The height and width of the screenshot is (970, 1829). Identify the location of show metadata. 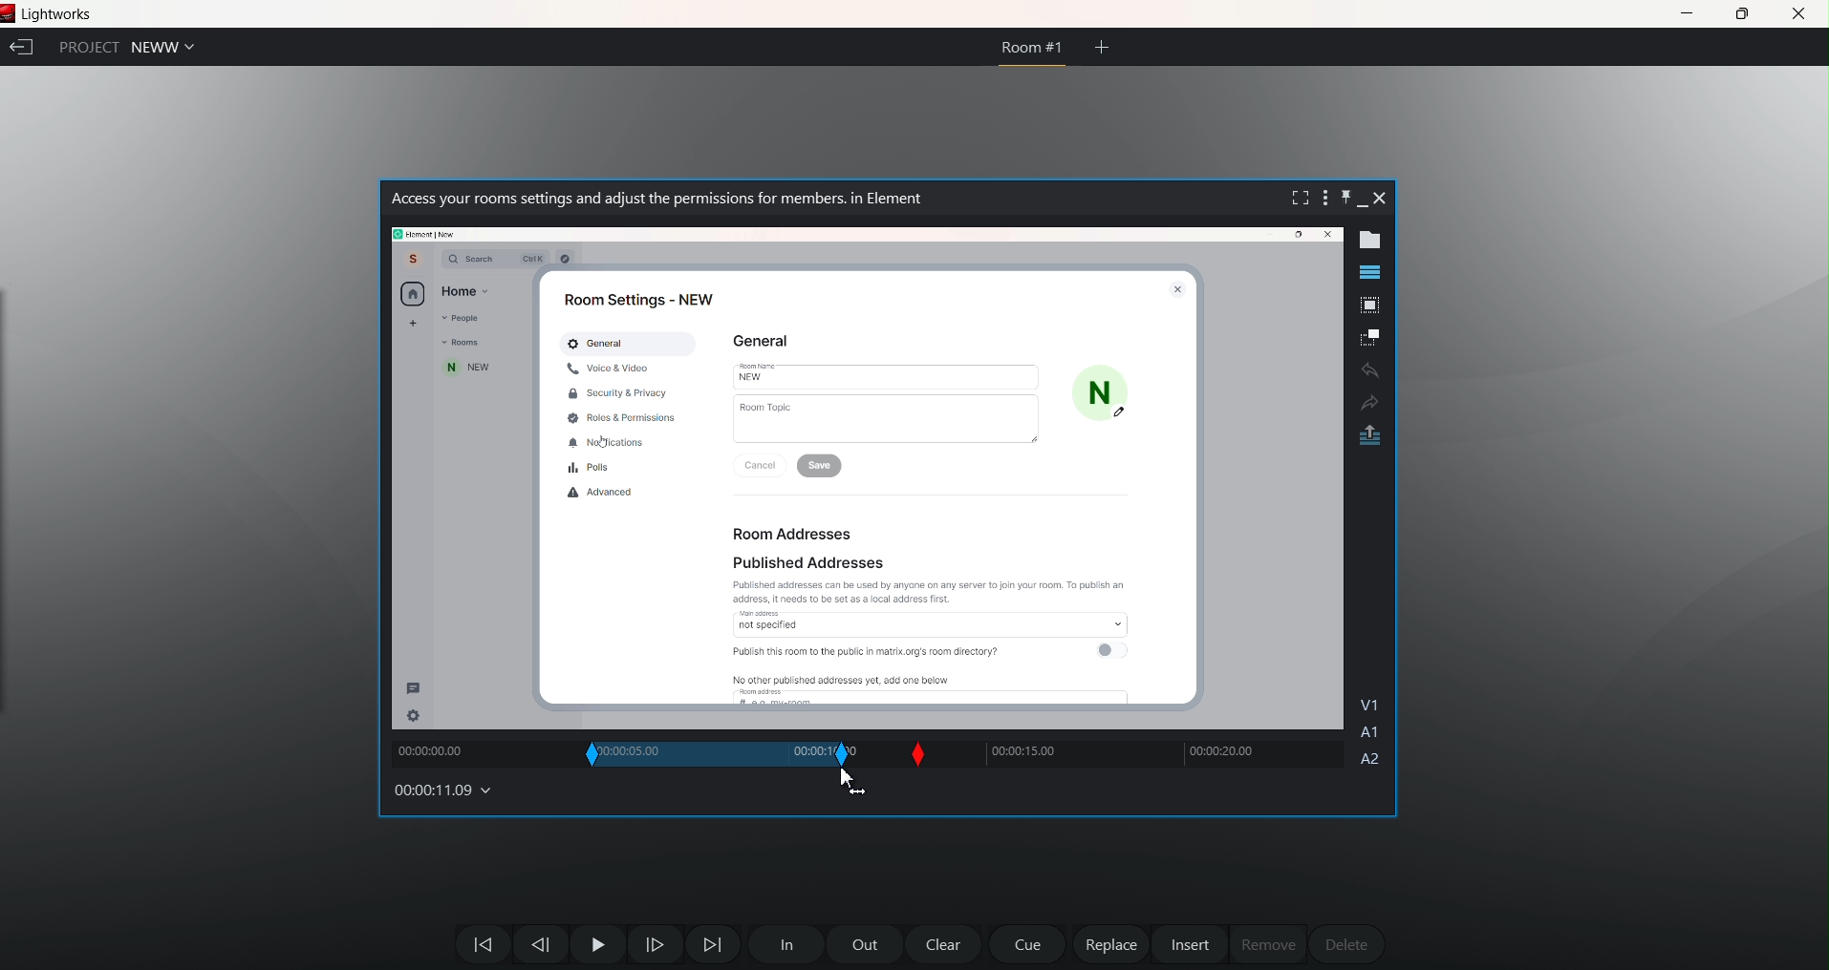
(1366, 242).